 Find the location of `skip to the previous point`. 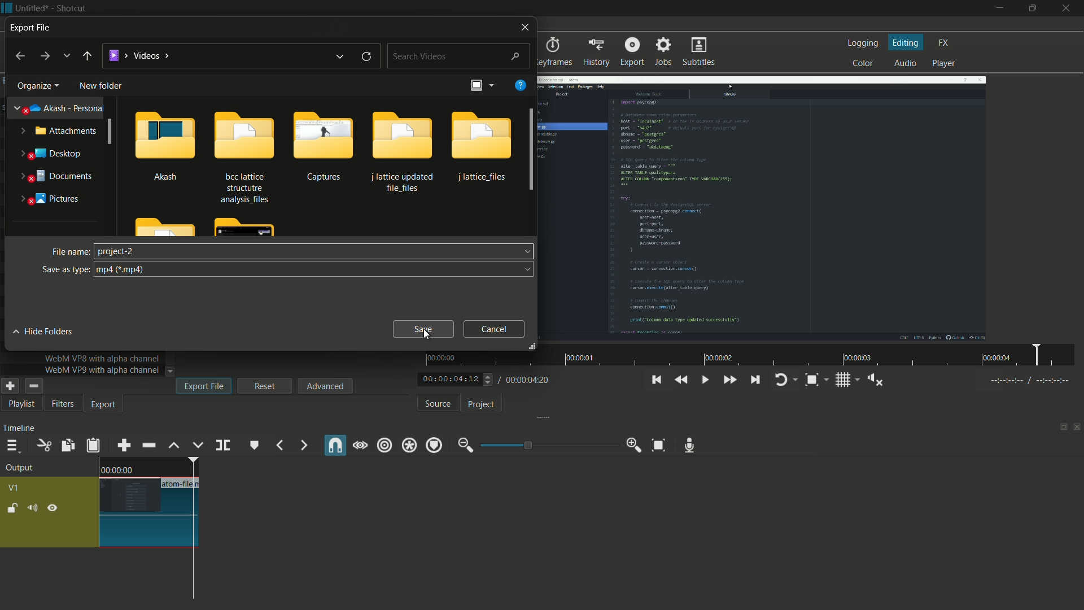

skip to the previous point is located at coordinates (655, 380).